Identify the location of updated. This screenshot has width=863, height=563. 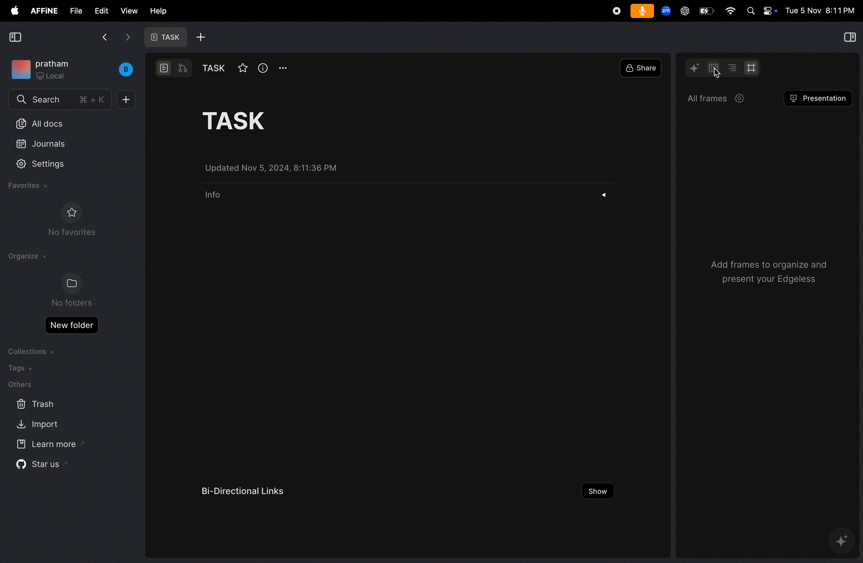
(278, 168).